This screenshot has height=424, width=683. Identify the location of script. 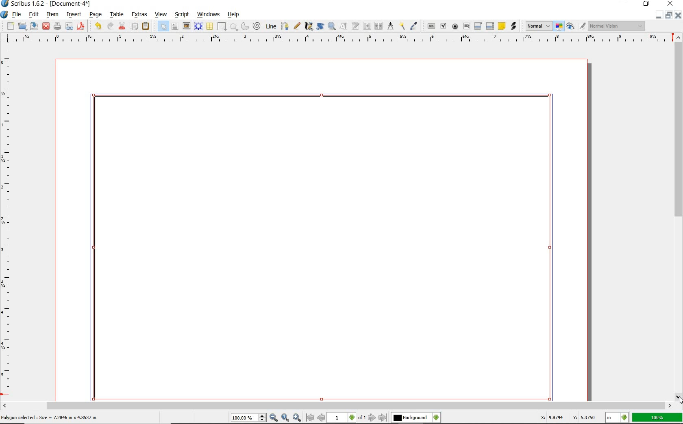
(183, 15).